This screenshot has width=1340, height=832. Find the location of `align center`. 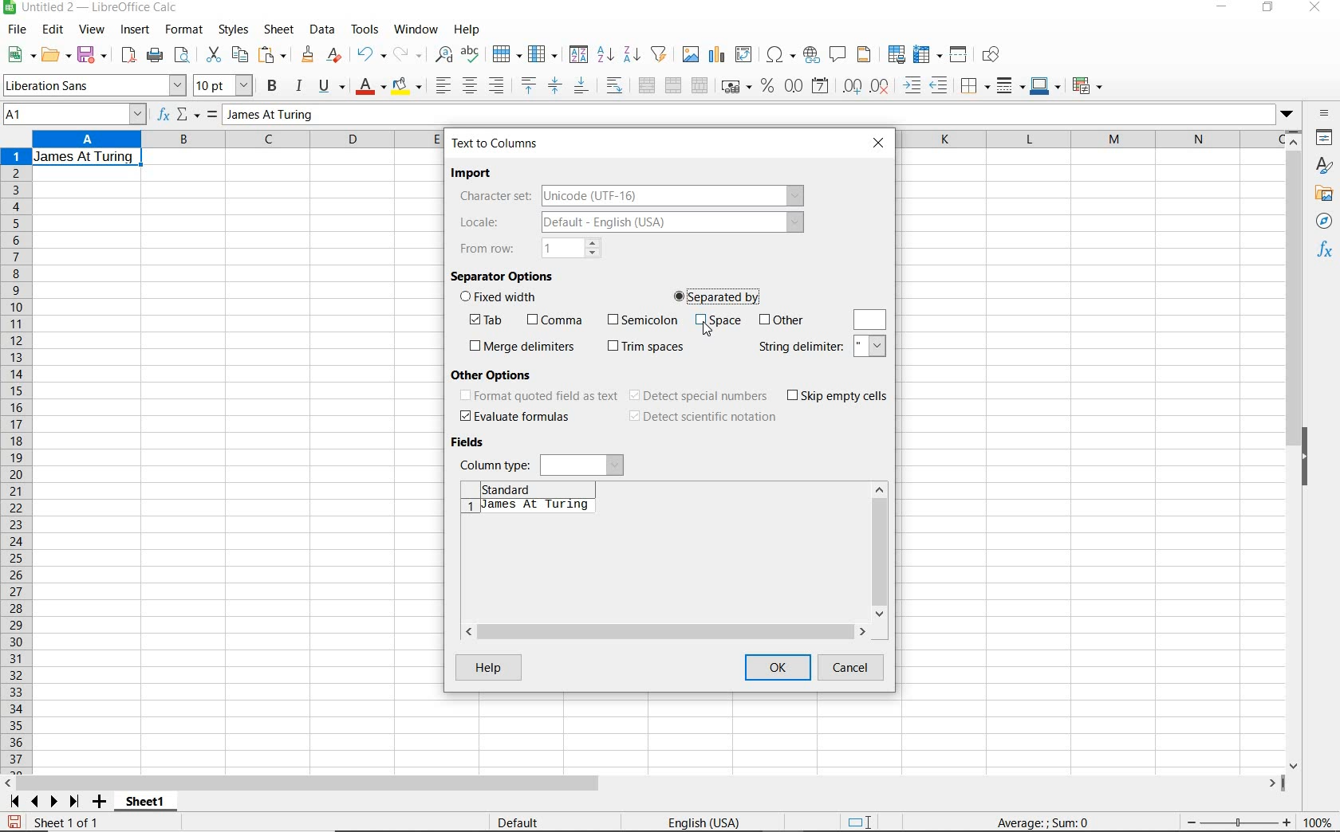

align center is located at coordinates (469, 85).